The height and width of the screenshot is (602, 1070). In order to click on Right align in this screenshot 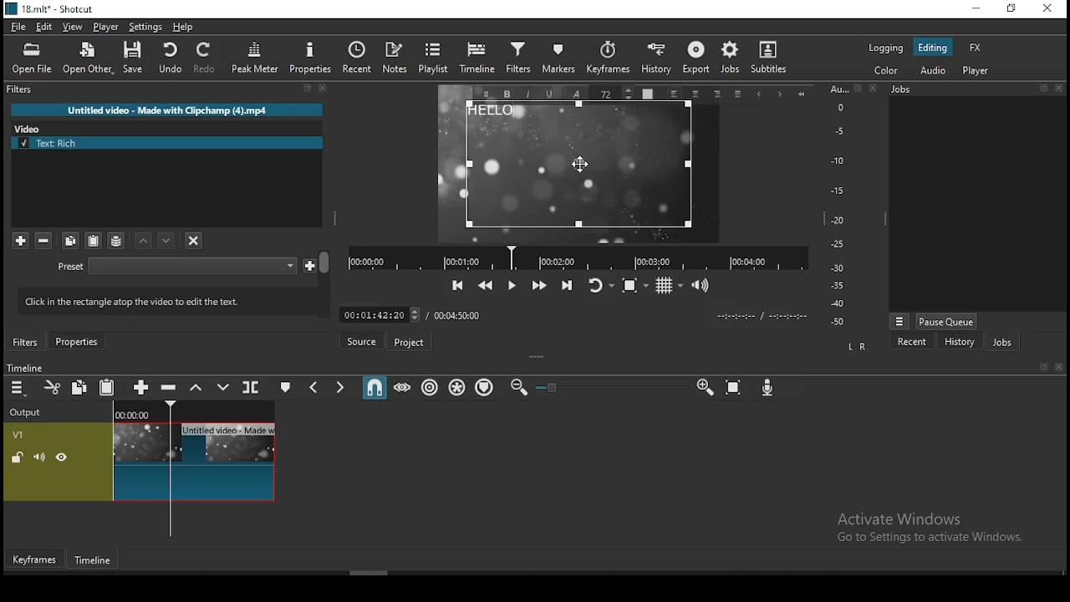, I will do `click(717, 94)`.